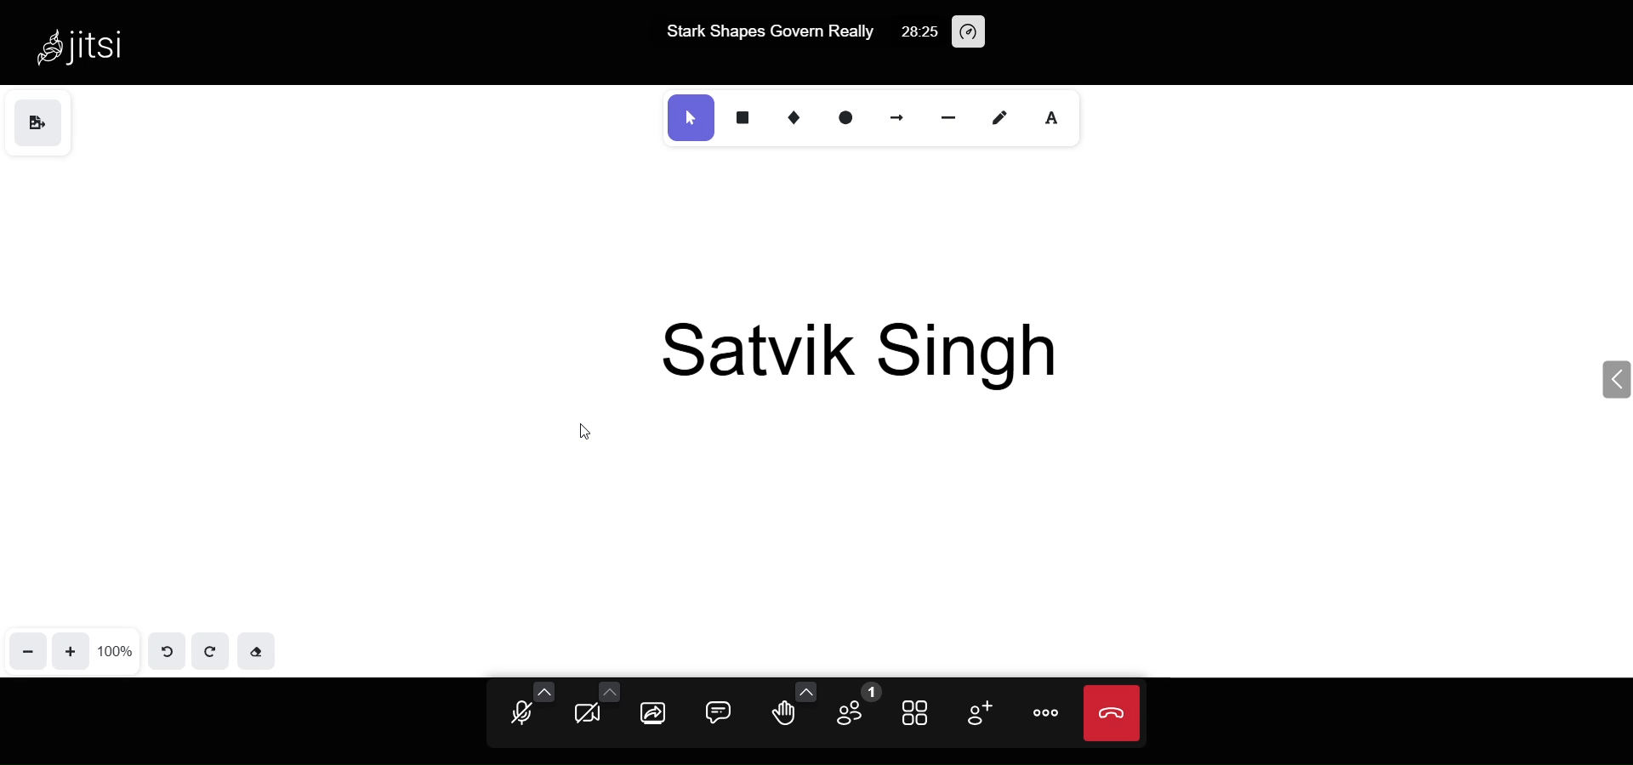 This screenshot has width=1633, height=765. Describe the element at coordinates (973, 33) in the screenshot. I see `performance setting` at that location.